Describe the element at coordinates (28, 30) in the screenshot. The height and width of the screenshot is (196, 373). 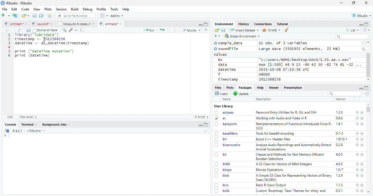
I see `Save` at that location.